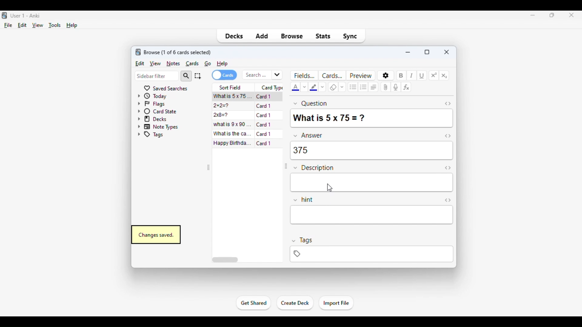 The image size is (582, 327). Describe the element at coordinates (264, 124) in the screenshot. I see `card 1` at that location.